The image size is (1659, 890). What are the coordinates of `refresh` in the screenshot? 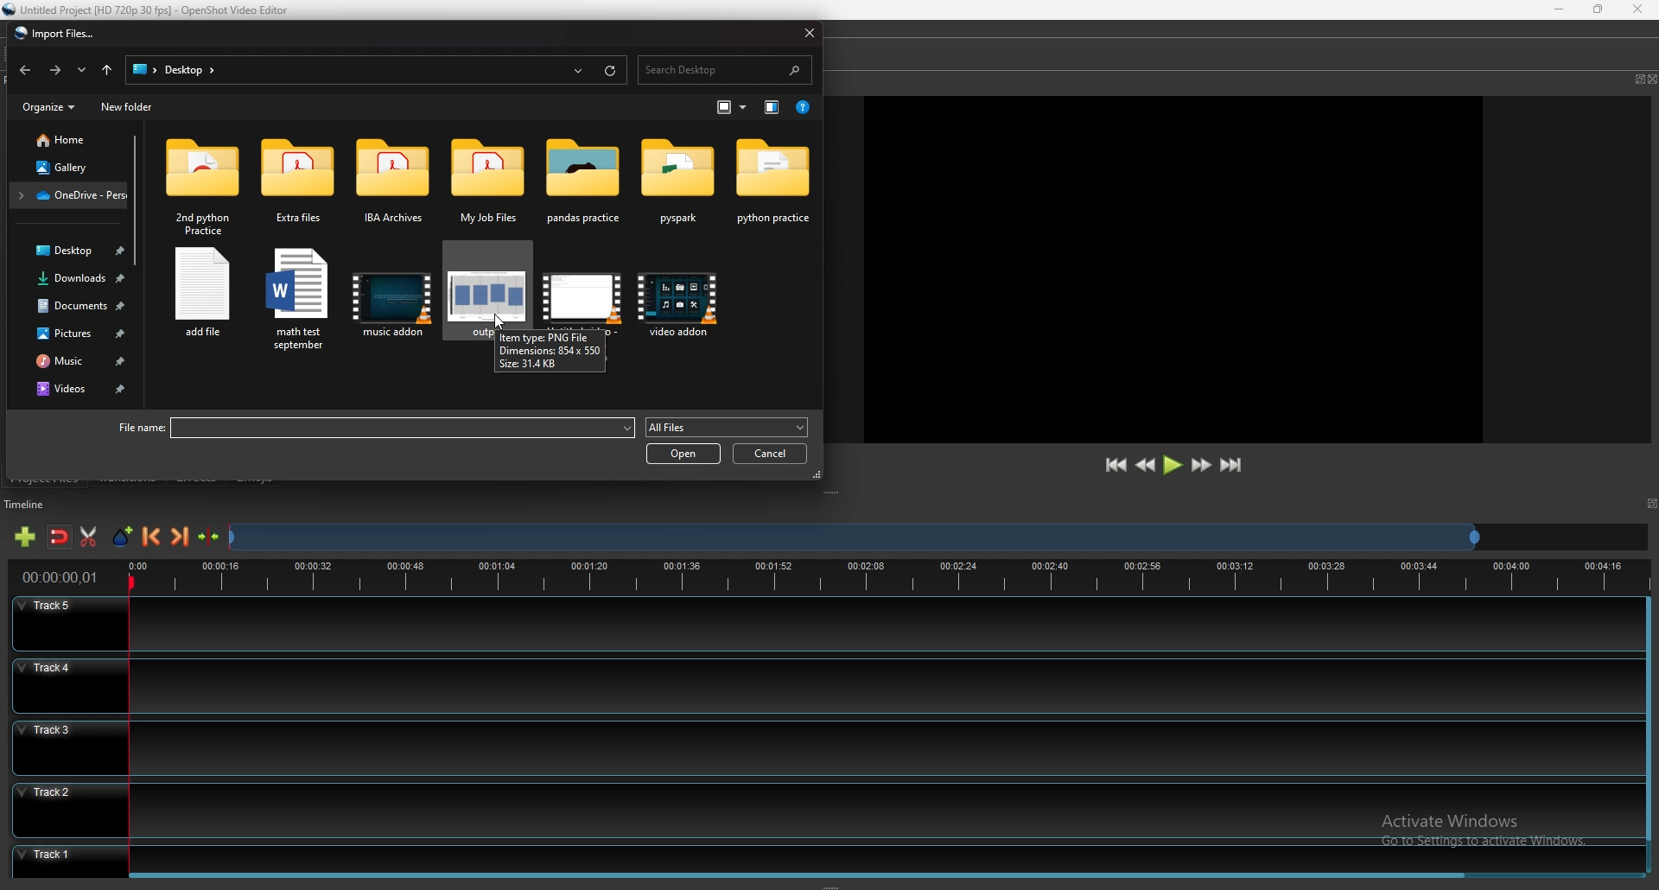 It's located at (611, 71).